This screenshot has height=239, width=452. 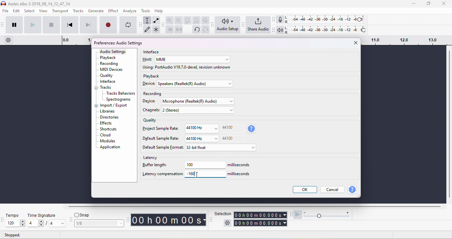 What do you see at coordinates (152, 94) in the screenshot?
I see `recording` at bounding box center [152, 94].